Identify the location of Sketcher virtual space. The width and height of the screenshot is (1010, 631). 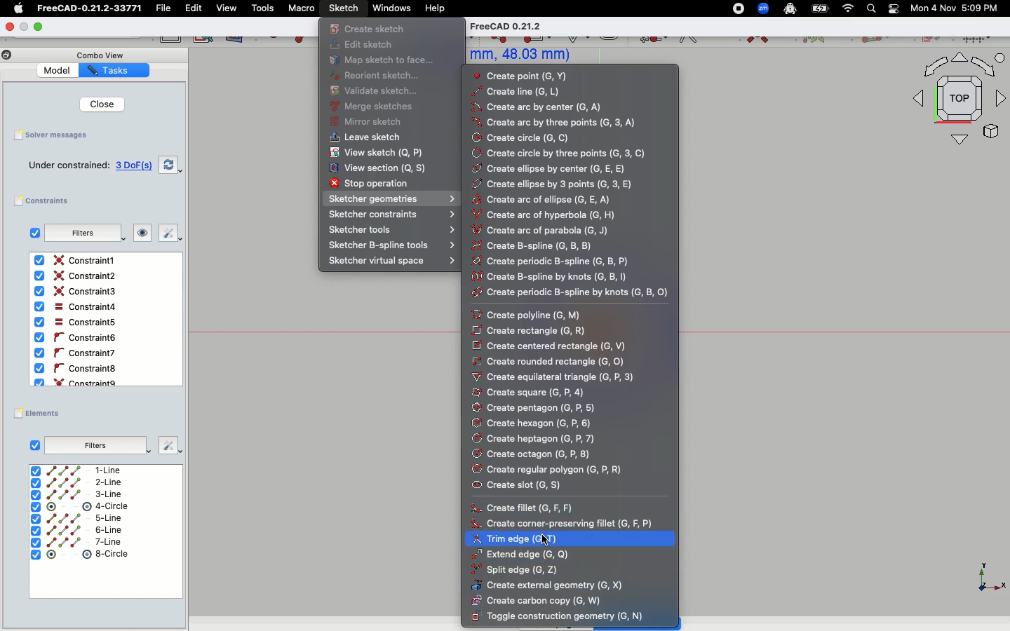
(391, 261).